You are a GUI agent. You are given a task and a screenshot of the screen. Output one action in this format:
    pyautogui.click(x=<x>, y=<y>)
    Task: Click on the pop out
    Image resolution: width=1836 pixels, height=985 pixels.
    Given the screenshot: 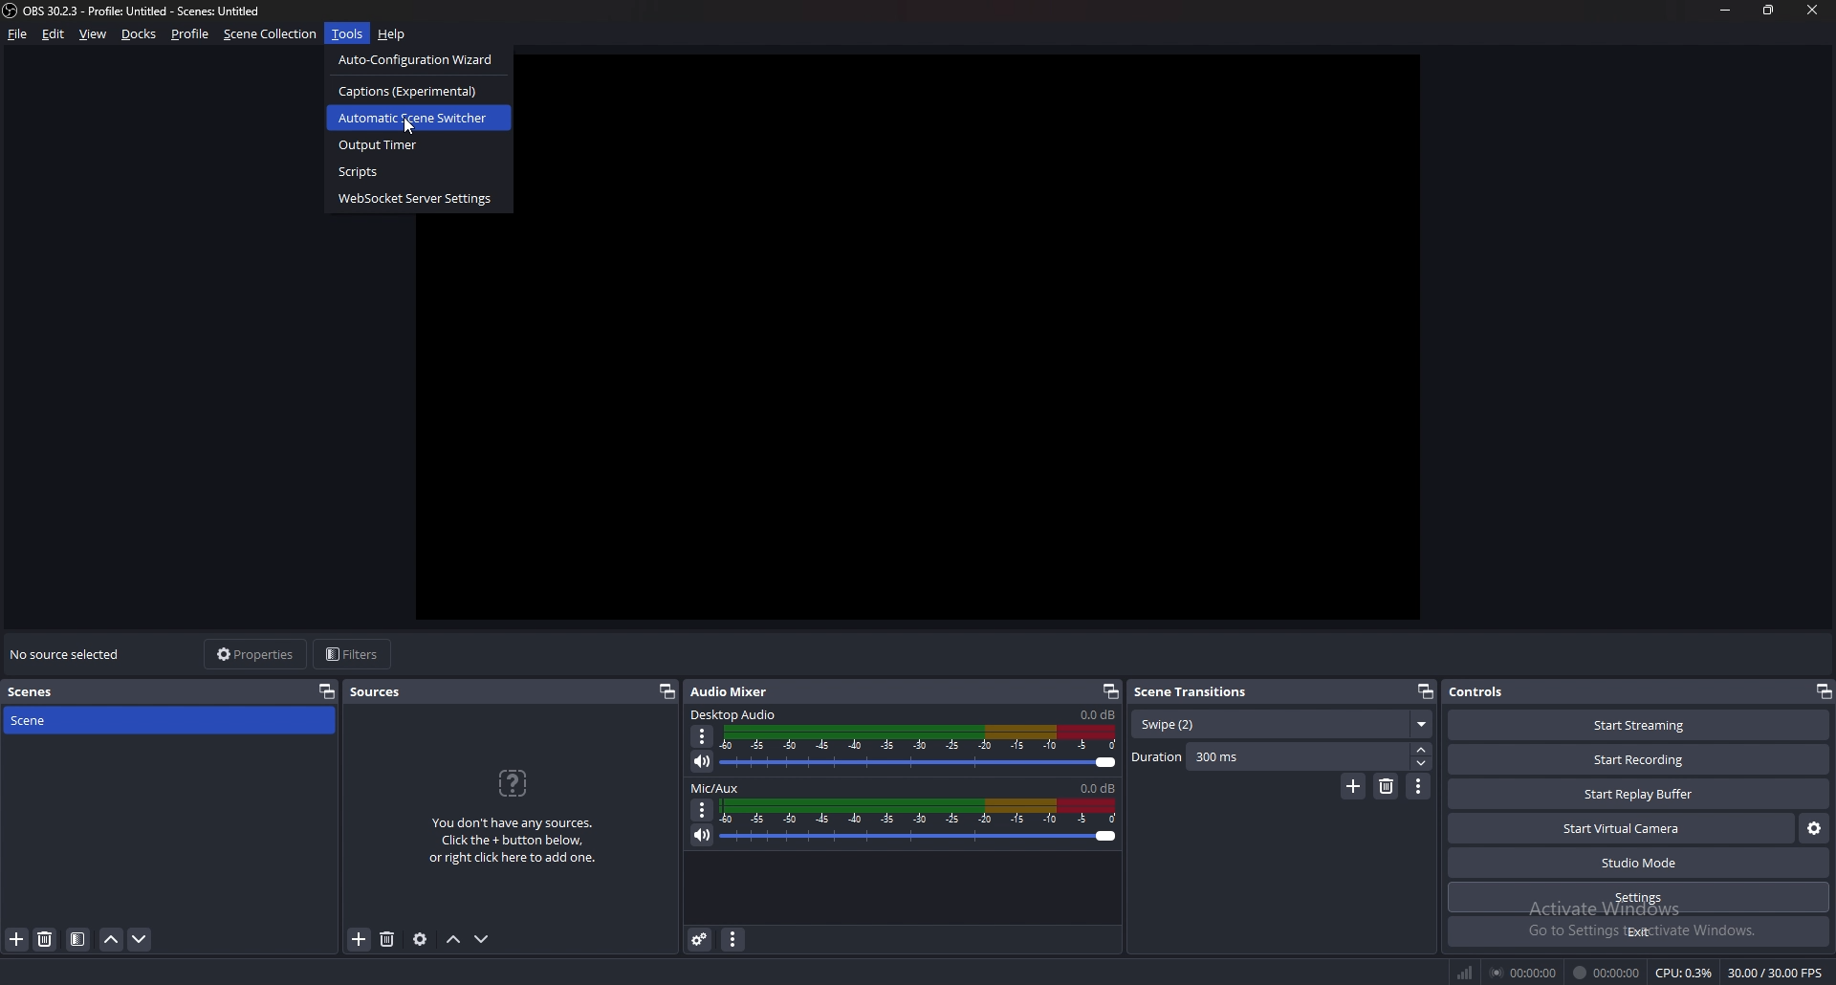 What is the action you would take?
    pyautogui.click(x=1823, y=691)
    